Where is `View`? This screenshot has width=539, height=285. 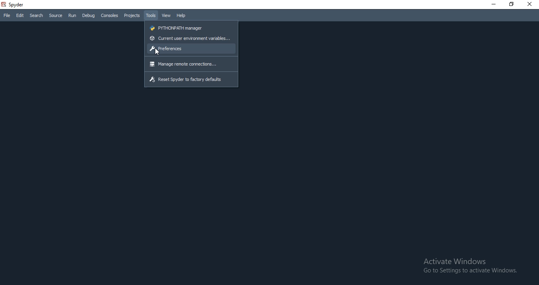
View is located at coordinates (166, 16).